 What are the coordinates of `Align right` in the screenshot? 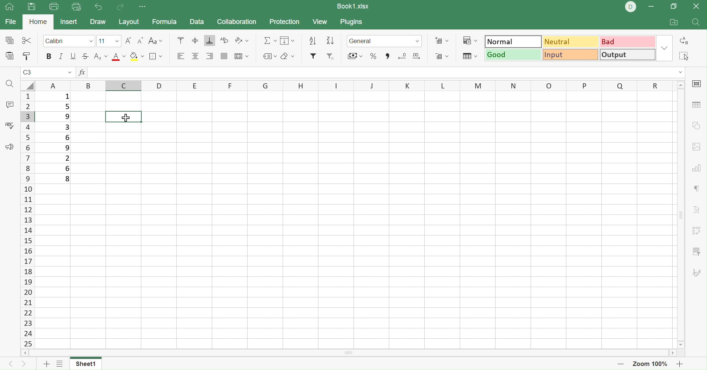 It's located at (210, 56).